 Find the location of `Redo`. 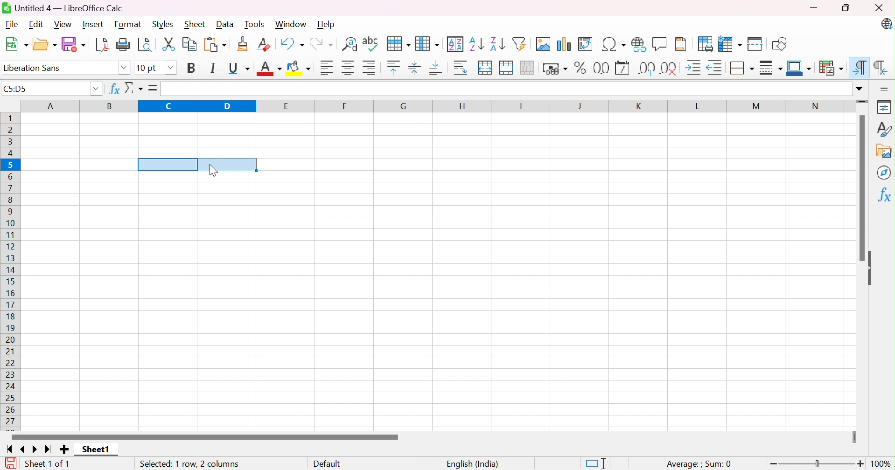

Redo is located at coordinates (323, 43).